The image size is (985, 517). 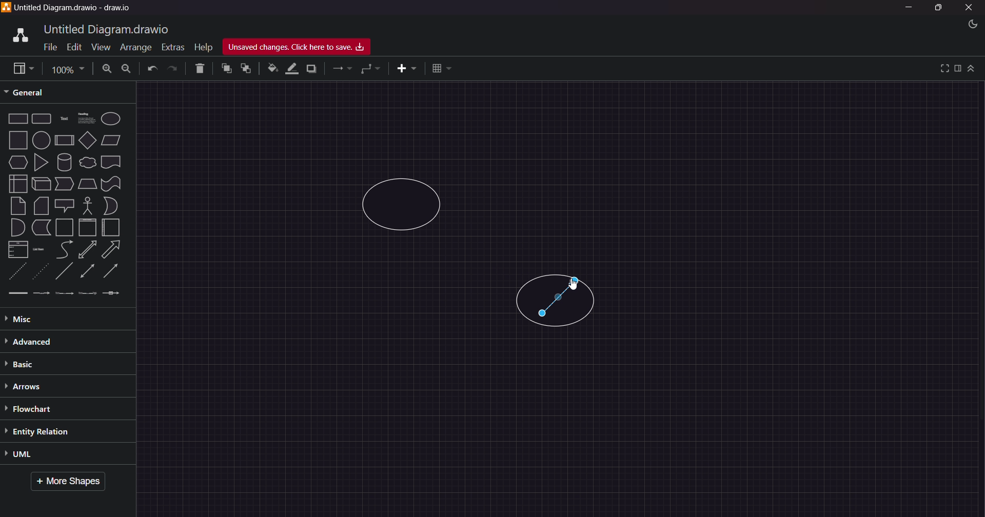 I want to click on View, so click(x=96, y=47).